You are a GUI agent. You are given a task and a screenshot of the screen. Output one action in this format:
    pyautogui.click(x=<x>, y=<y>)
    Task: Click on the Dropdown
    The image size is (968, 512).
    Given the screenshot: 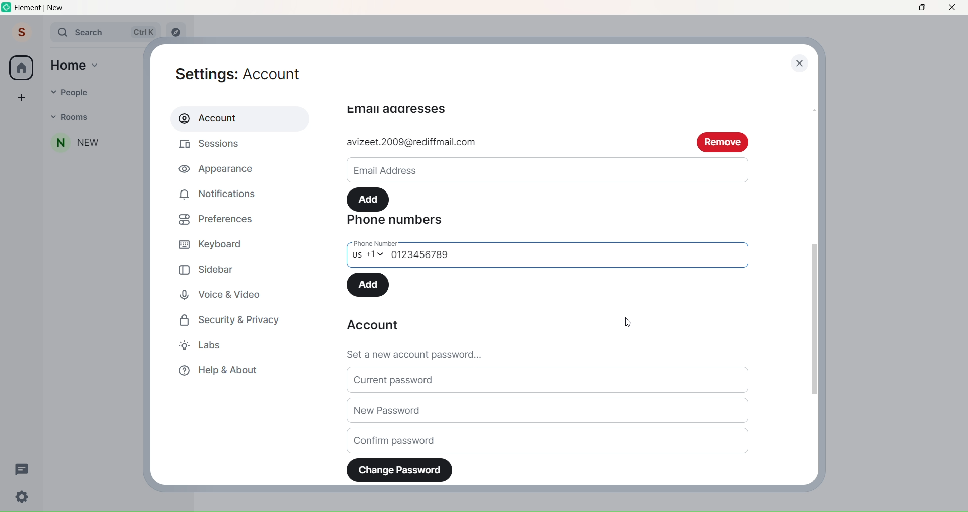 What is the action you would take?
    pyautogui.click(x=52, y=116)
    